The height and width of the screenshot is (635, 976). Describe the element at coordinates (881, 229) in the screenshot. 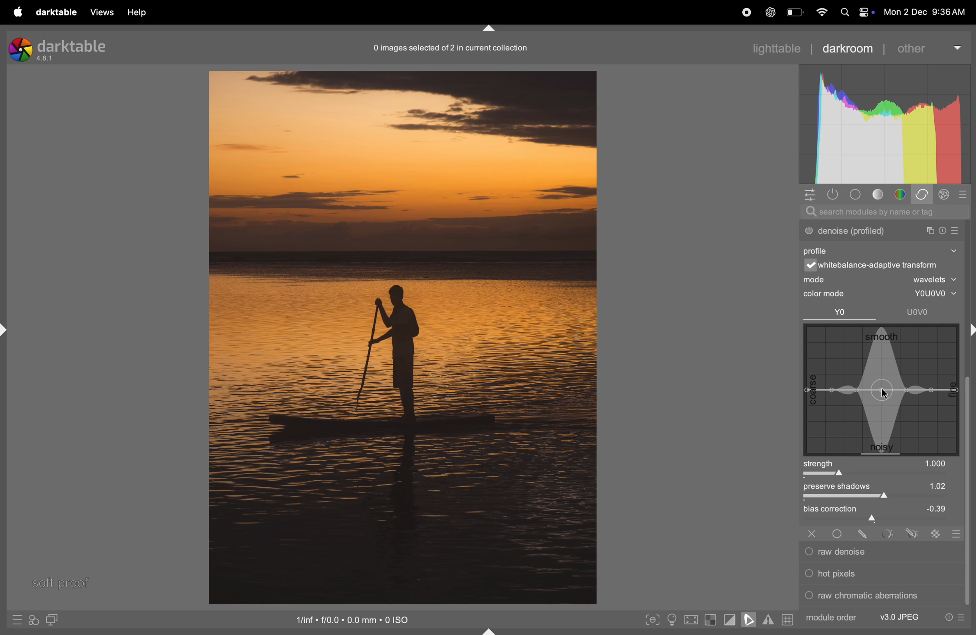

I see `dither or posterize` at that location.